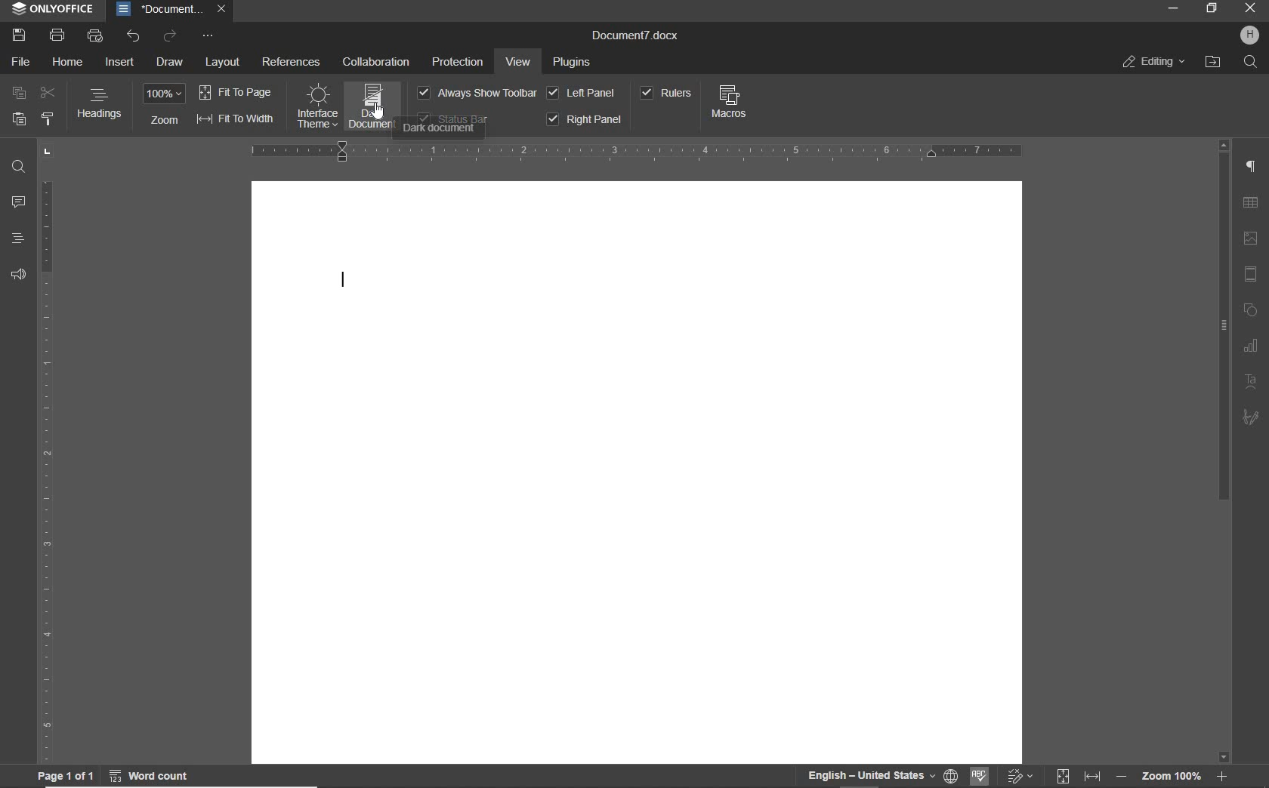 The height and width of the screenshot is (788, 1269). Describe the element at coordinates (1172, 8) in the screenshot. I see `MINIMIZE` at that location.